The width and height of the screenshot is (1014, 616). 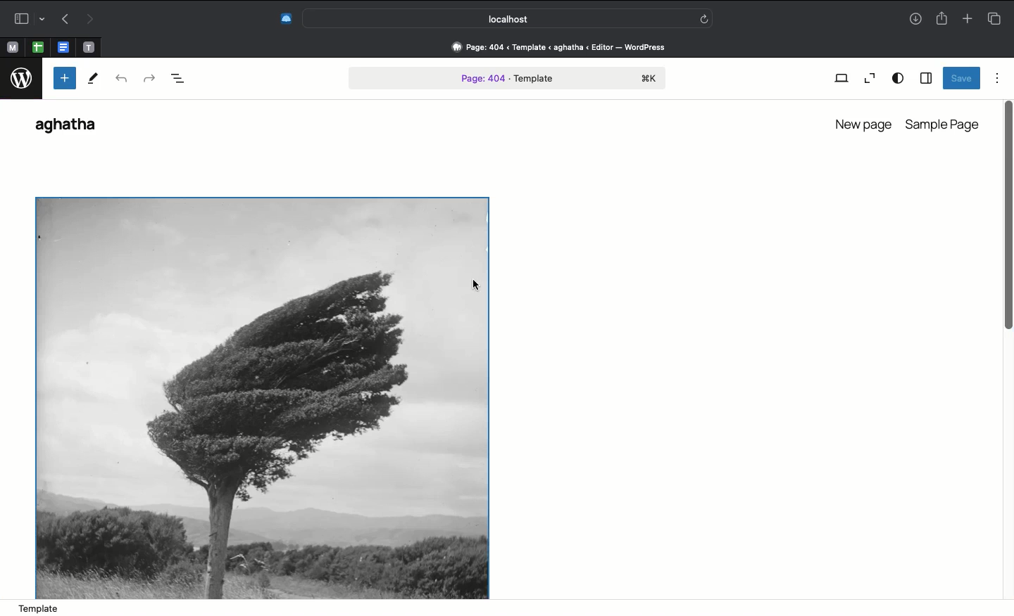 What do you see at coordinates (65, 18) in the screenshot?
I see `Undo` at bounding box center [65, 18].